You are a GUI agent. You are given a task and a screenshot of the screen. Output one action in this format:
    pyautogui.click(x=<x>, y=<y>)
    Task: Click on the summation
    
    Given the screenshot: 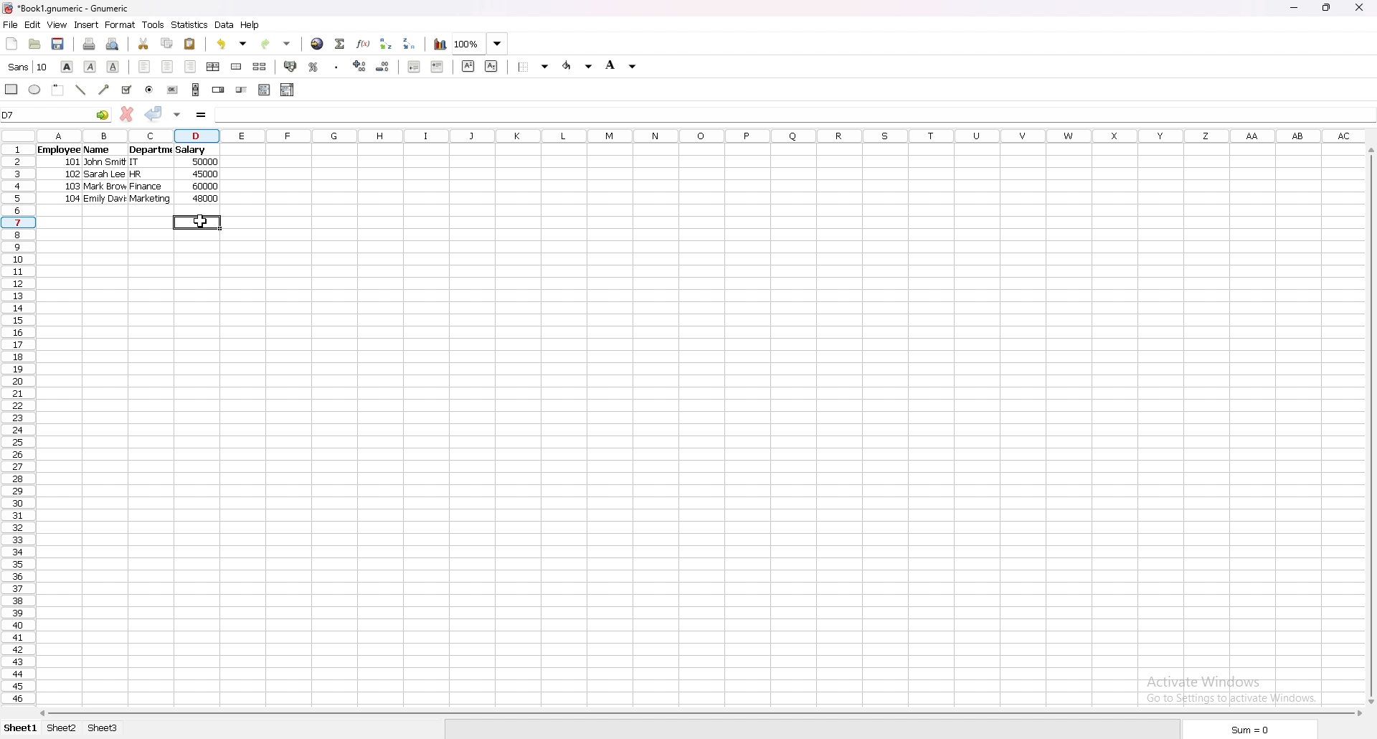 What is the action you would take?
    pyautogui.click(x=341, y=44)
    